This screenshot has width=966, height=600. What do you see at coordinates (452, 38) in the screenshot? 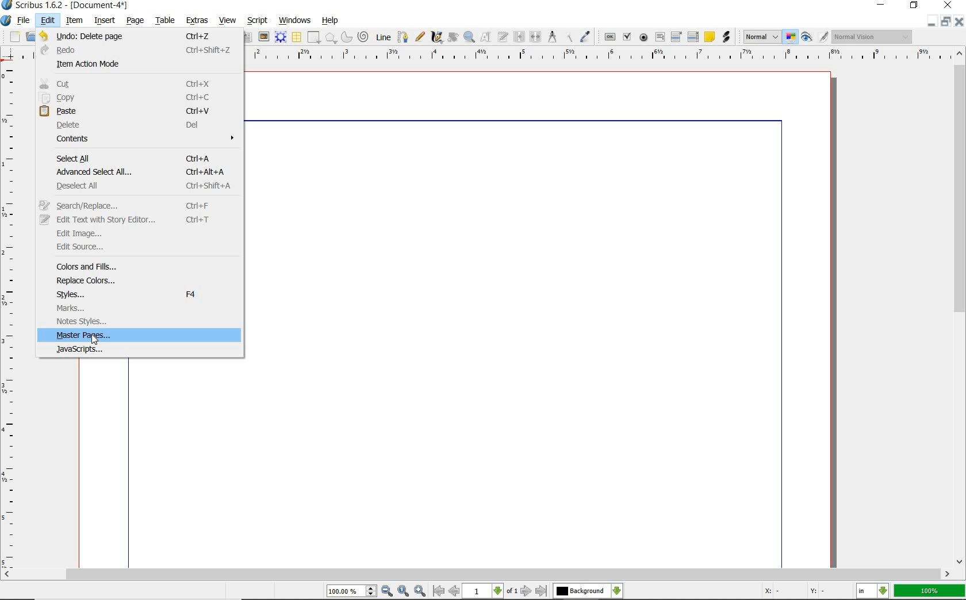
I see `rotate item` at bounding box center [452, 38].